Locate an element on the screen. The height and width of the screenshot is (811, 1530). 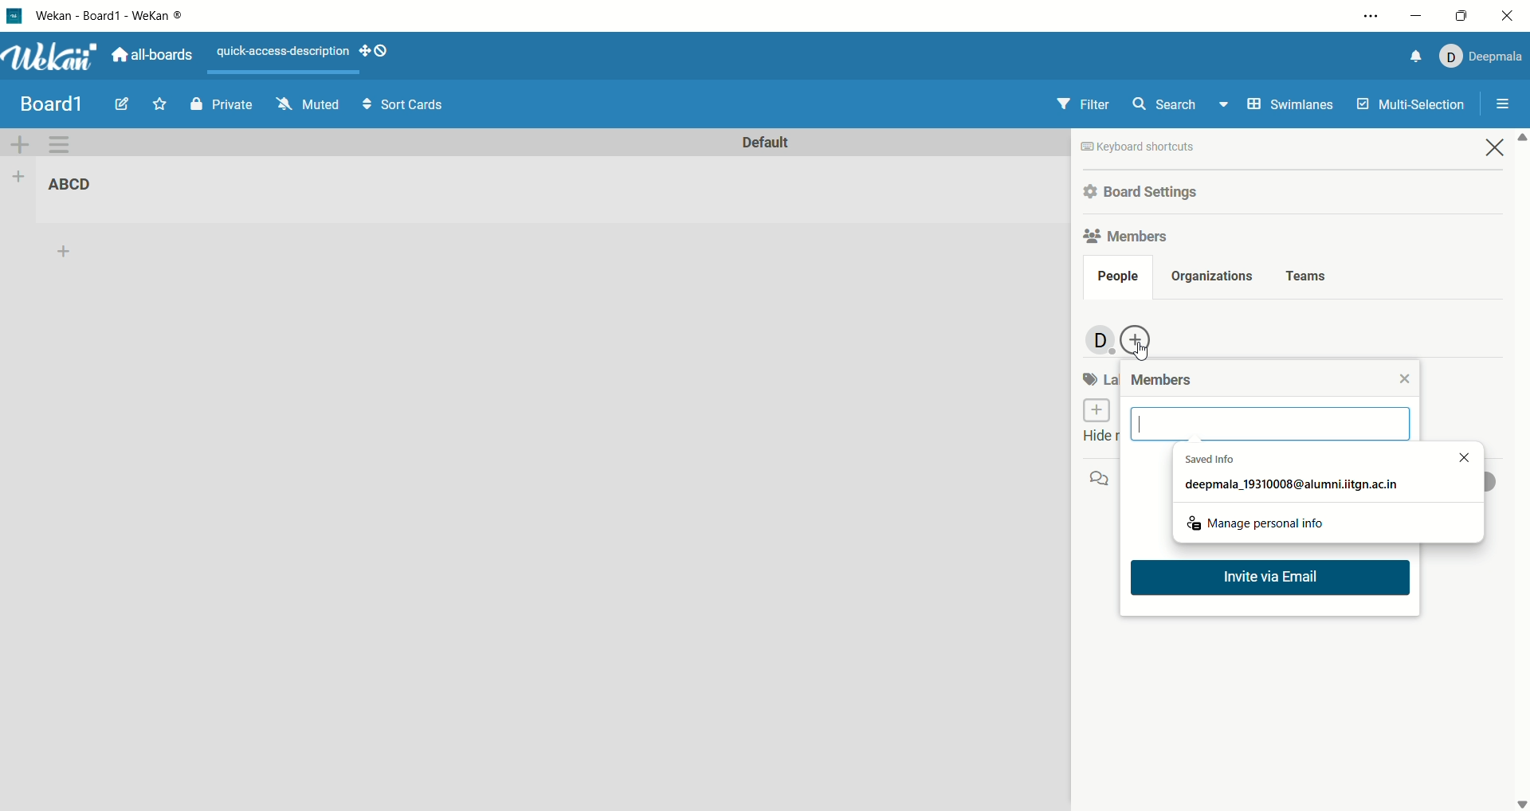
logo is located at coordinates (13, 15).